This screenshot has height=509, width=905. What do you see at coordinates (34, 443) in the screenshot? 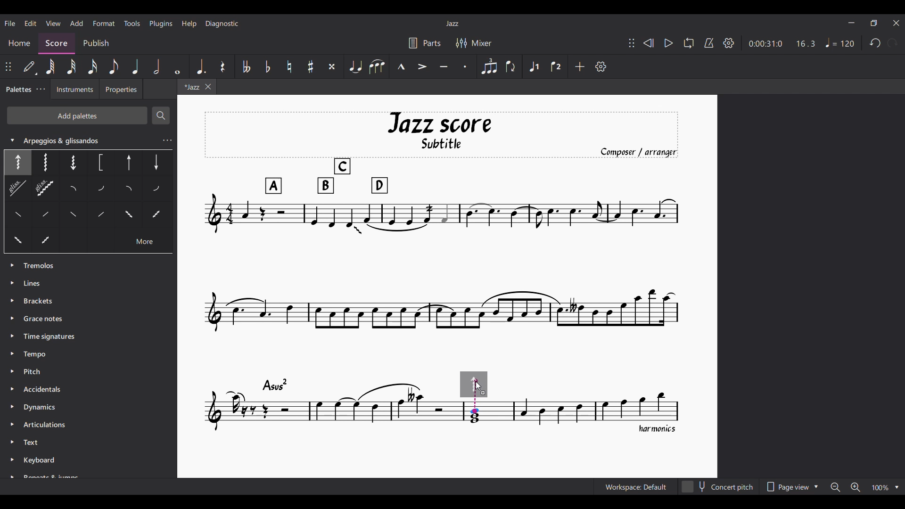
I see `Text` at bounding box center [34, 443].